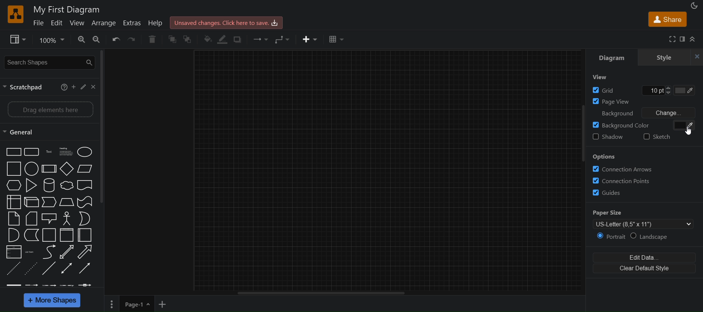  I want to click on more shapes, so click(53, 300).